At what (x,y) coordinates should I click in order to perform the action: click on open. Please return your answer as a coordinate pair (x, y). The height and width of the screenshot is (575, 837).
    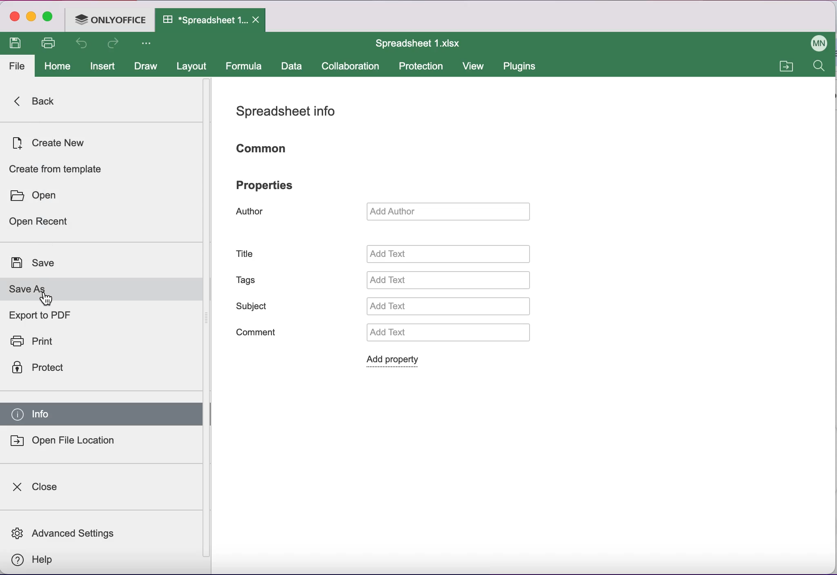
    Looking at the image, I should click on (38, 197).